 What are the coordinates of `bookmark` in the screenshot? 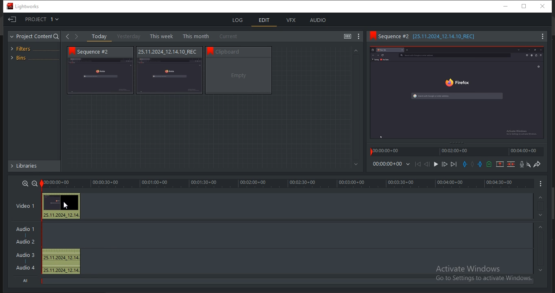 It's located at (210, 50).